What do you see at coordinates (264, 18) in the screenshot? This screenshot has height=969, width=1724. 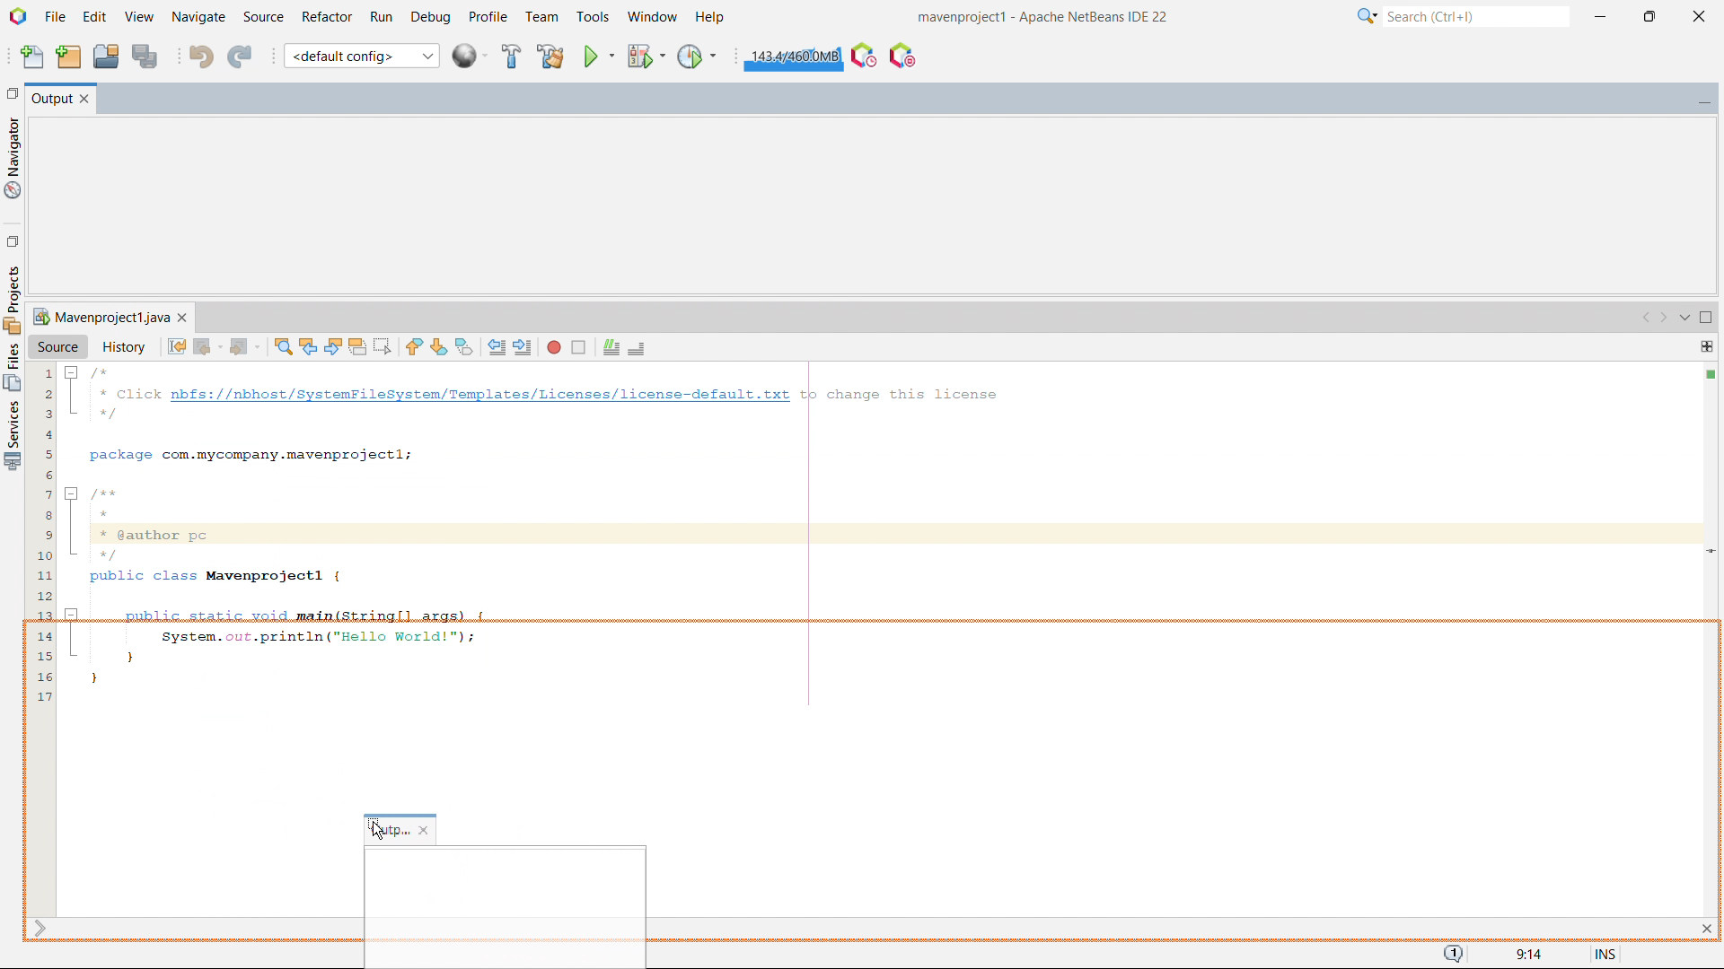 I see `source` at bounding box center [264, 18].